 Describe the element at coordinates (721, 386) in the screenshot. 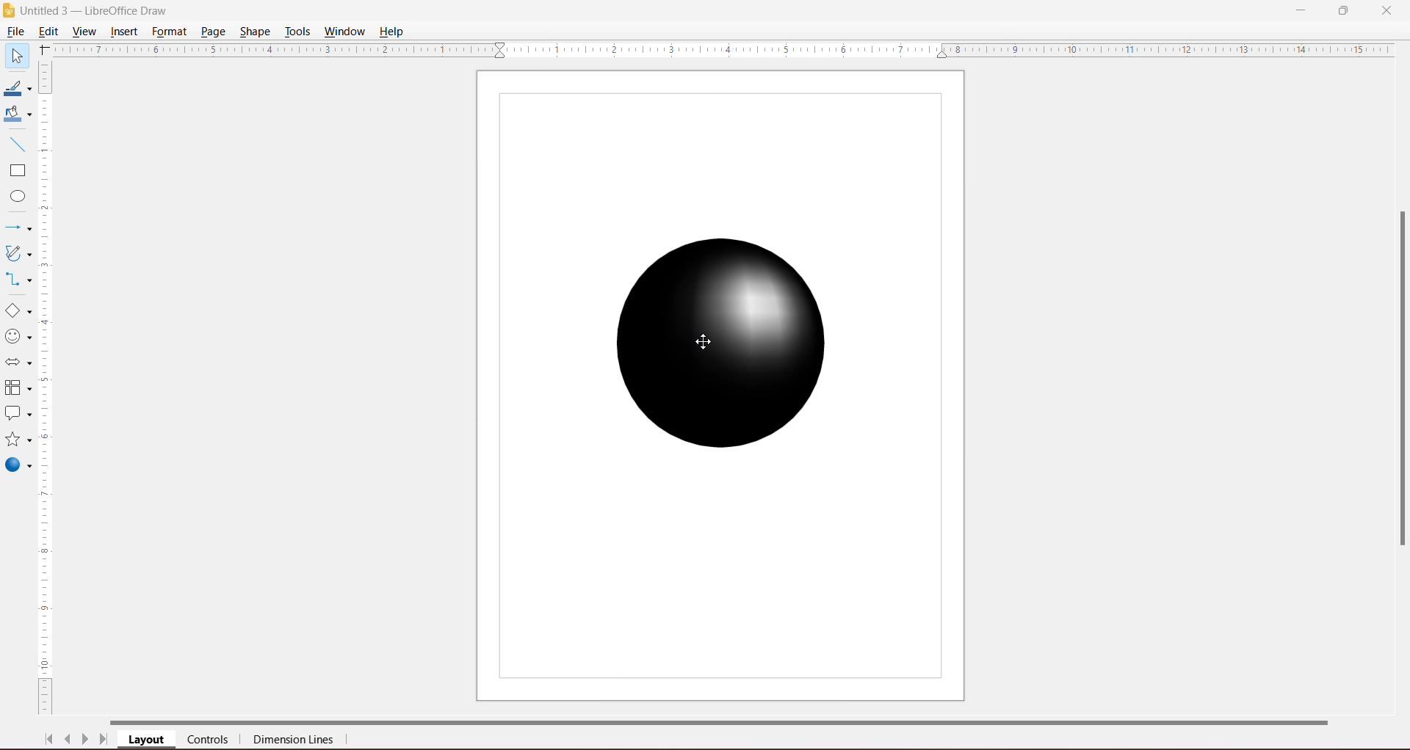

I see `Current Page` at that location.